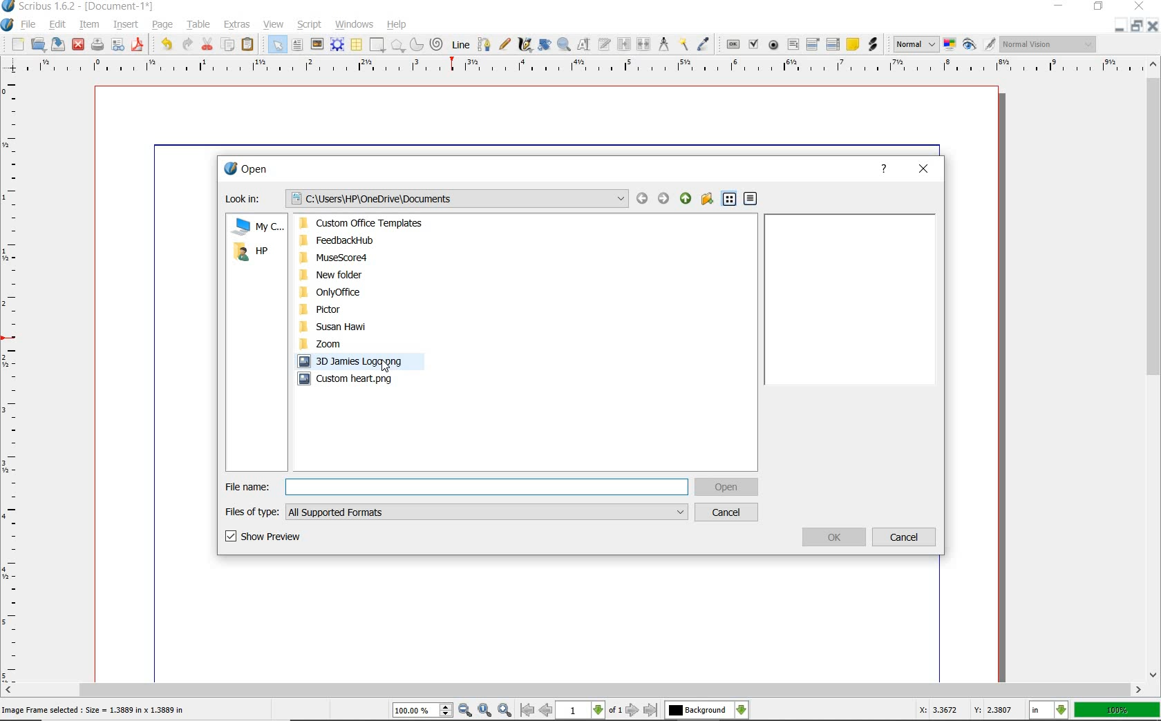 This screenshot has height=721, width=1161. Describe the element at coordinates (89, 25) in the screenshot. I see `item` at that location.